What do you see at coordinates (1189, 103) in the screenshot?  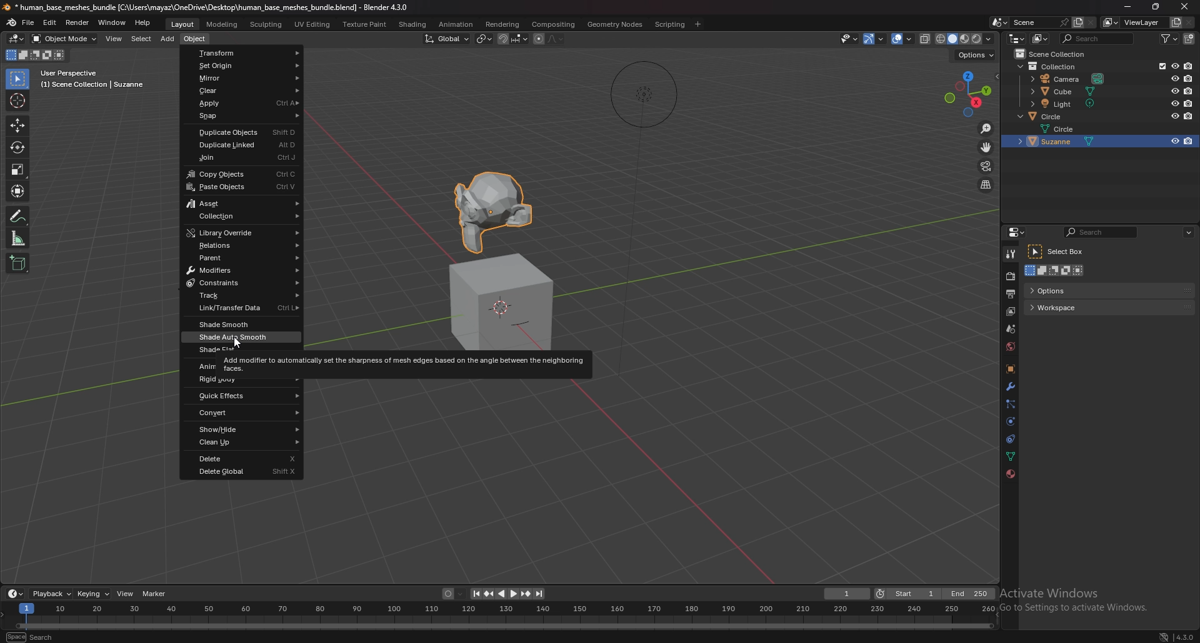 I see `disable in renders` at bounding box center [1189, 103].